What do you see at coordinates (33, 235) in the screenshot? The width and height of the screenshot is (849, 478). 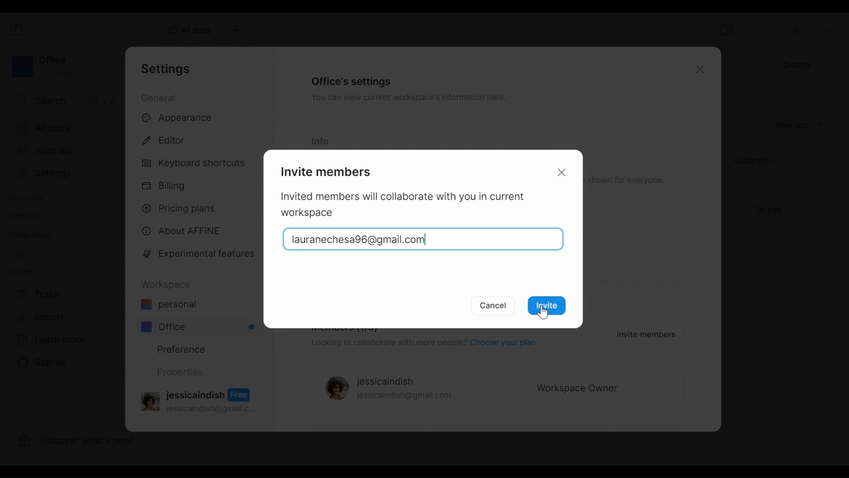 I see `collections` at bounding box center [33, 235].